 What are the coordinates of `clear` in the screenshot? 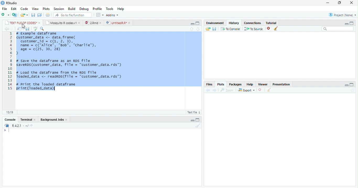 It's located at (276, 28).